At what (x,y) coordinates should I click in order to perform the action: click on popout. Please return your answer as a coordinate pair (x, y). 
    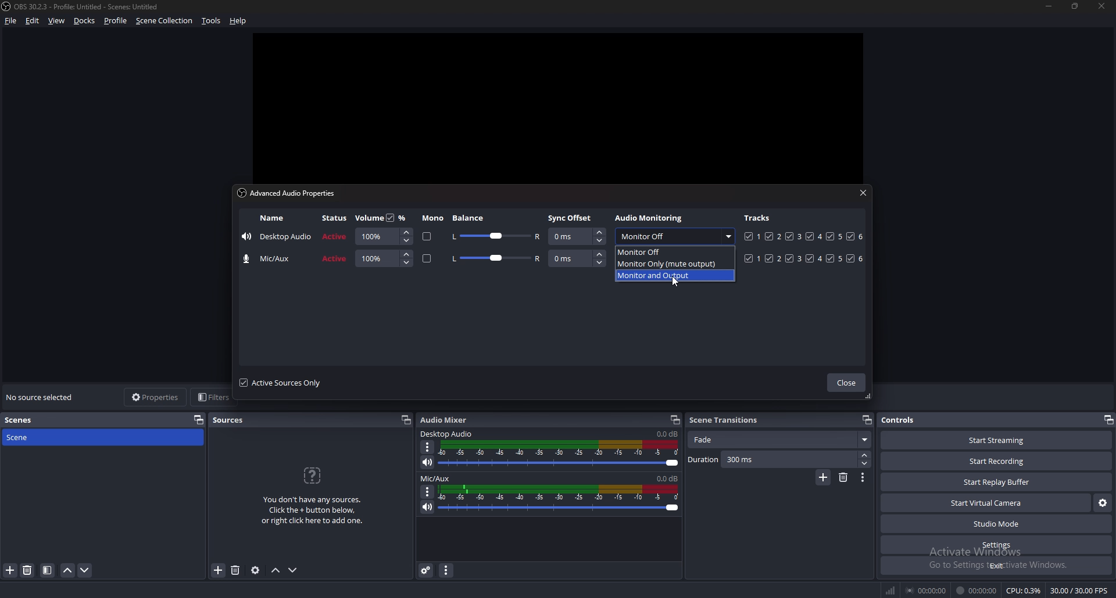
    Looking at the image, I should click on (405, 420).